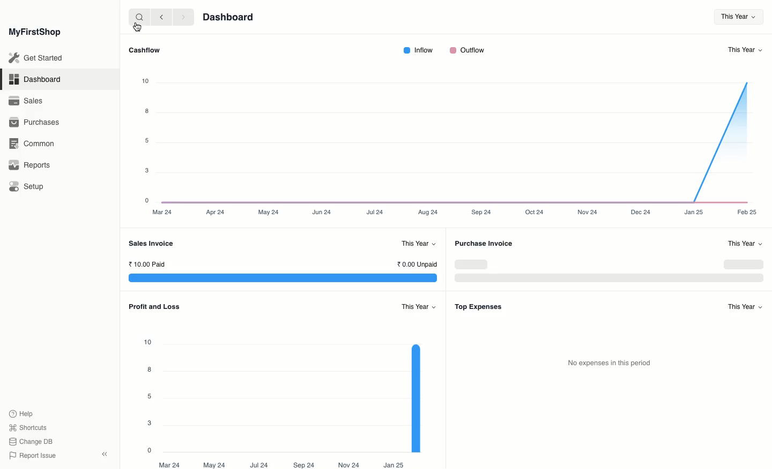 Image resolution: width=772 pixels, height=469 pixels. Describe the element at coordinates (419, 51) in the screenshot. I see `Inflow` at that location.